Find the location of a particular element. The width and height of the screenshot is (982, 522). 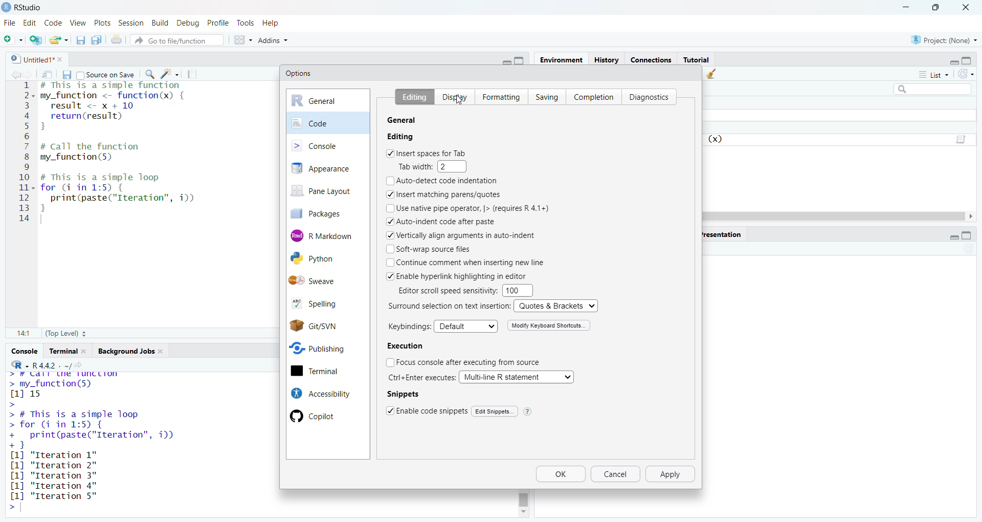

Tab width: 2 is located at coordinates (426, 166).